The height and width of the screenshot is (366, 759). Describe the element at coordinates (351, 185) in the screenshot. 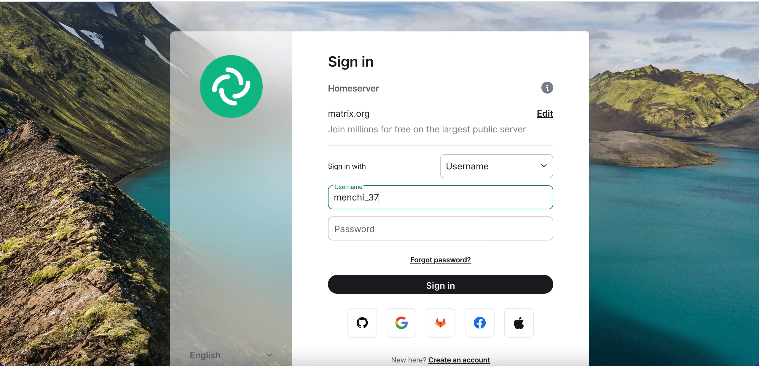

I see `Username` at that location.